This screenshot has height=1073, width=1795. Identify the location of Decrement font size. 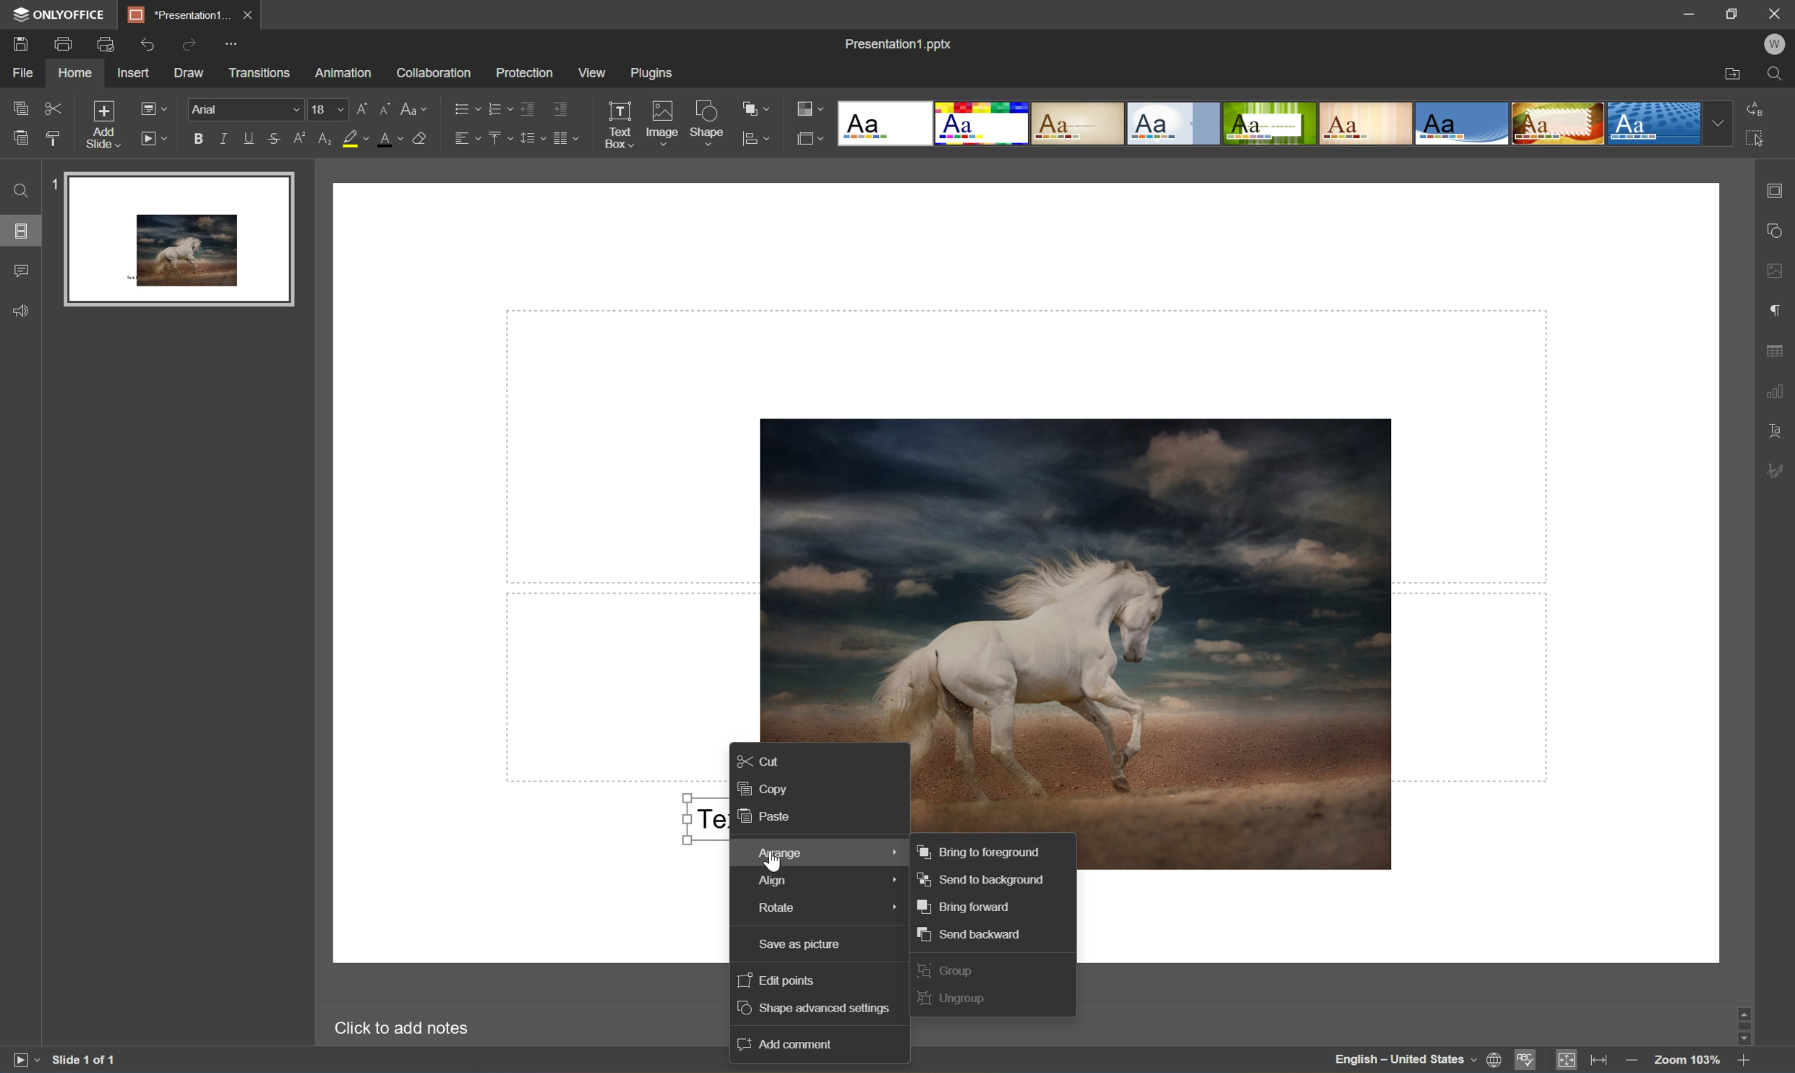
(387, 111).